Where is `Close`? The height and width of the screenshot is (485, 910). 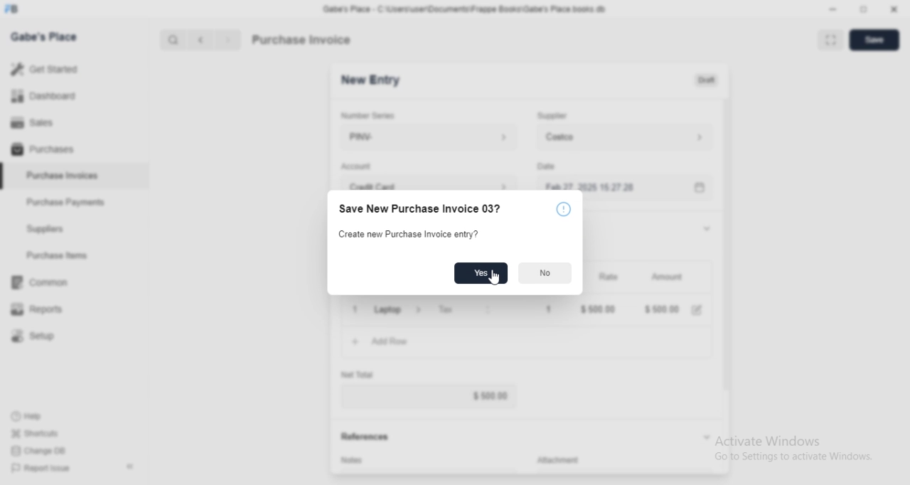 Close is located at coordinates (355, 309).